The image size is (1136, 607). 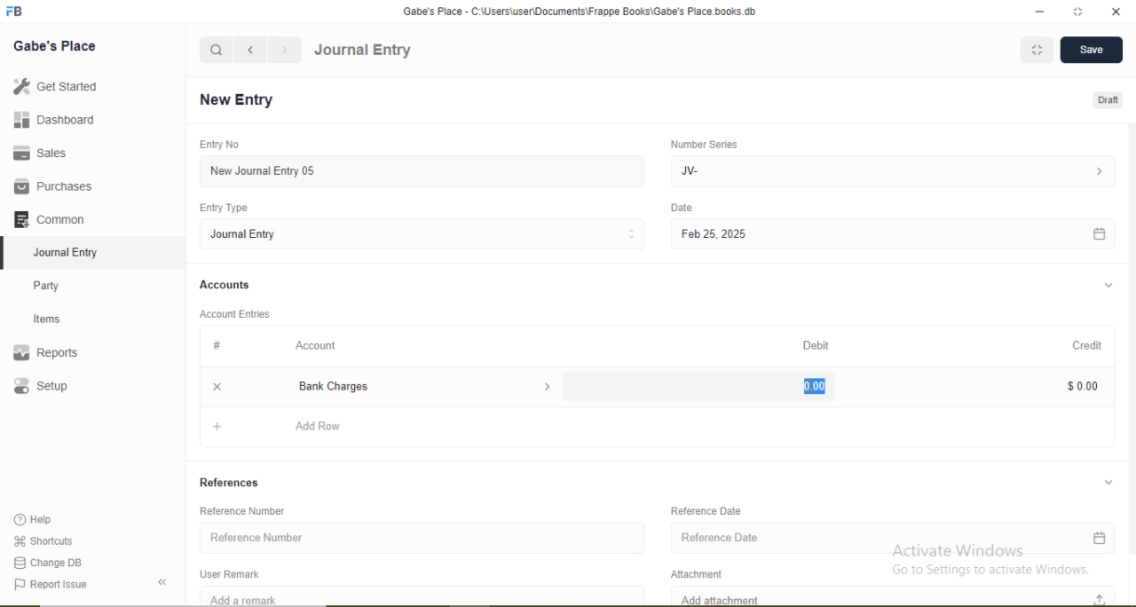 I want to click on Reference Number, so click(x=422, y=535).